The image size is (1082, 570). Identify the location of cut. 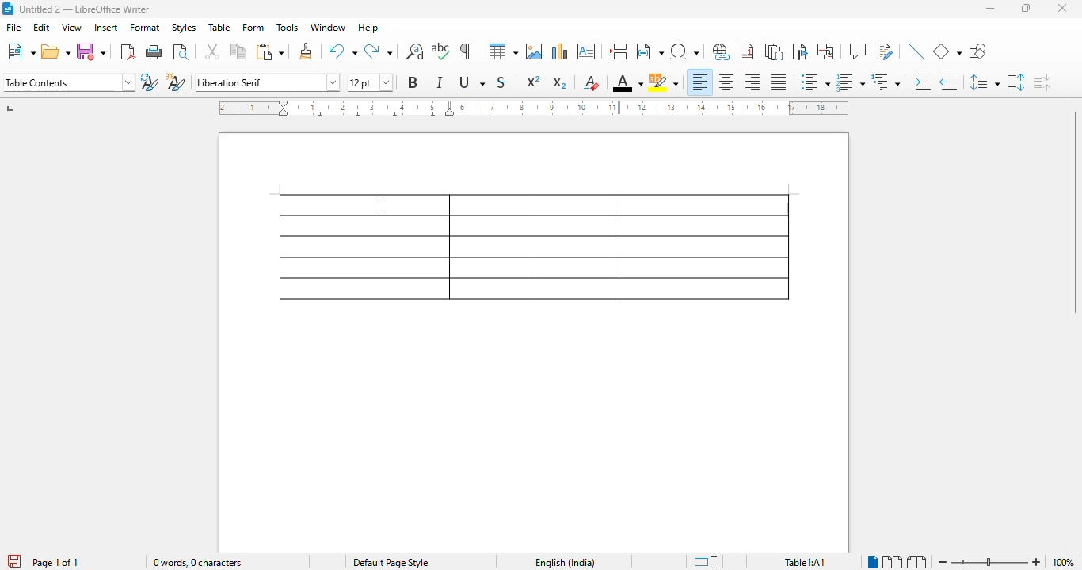
(211, 51).